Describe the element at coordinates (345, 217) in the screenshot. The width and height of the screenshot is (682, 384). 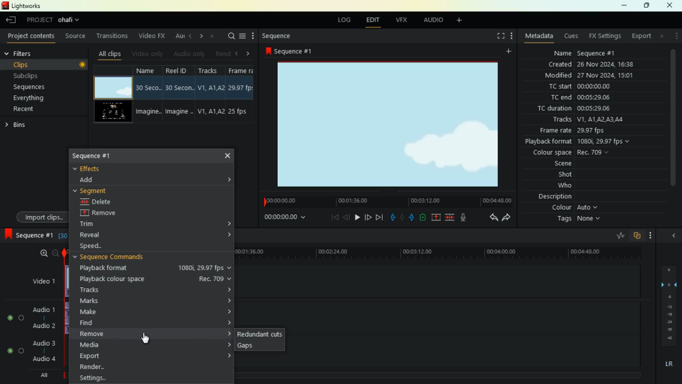
I see `back` at that location.